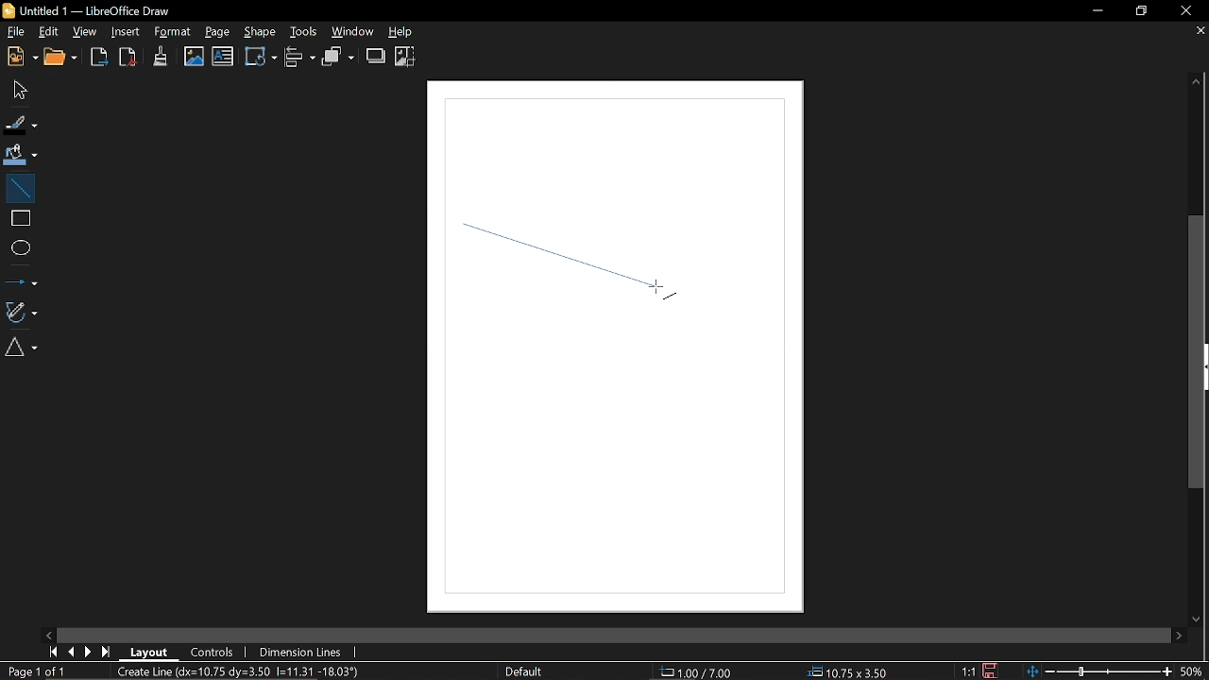 This screenshot has width=1209, height=680. What do you see at coordinates (375, 56) in the screenshot?
I see `Shadow` at bounding box center [375, 56].